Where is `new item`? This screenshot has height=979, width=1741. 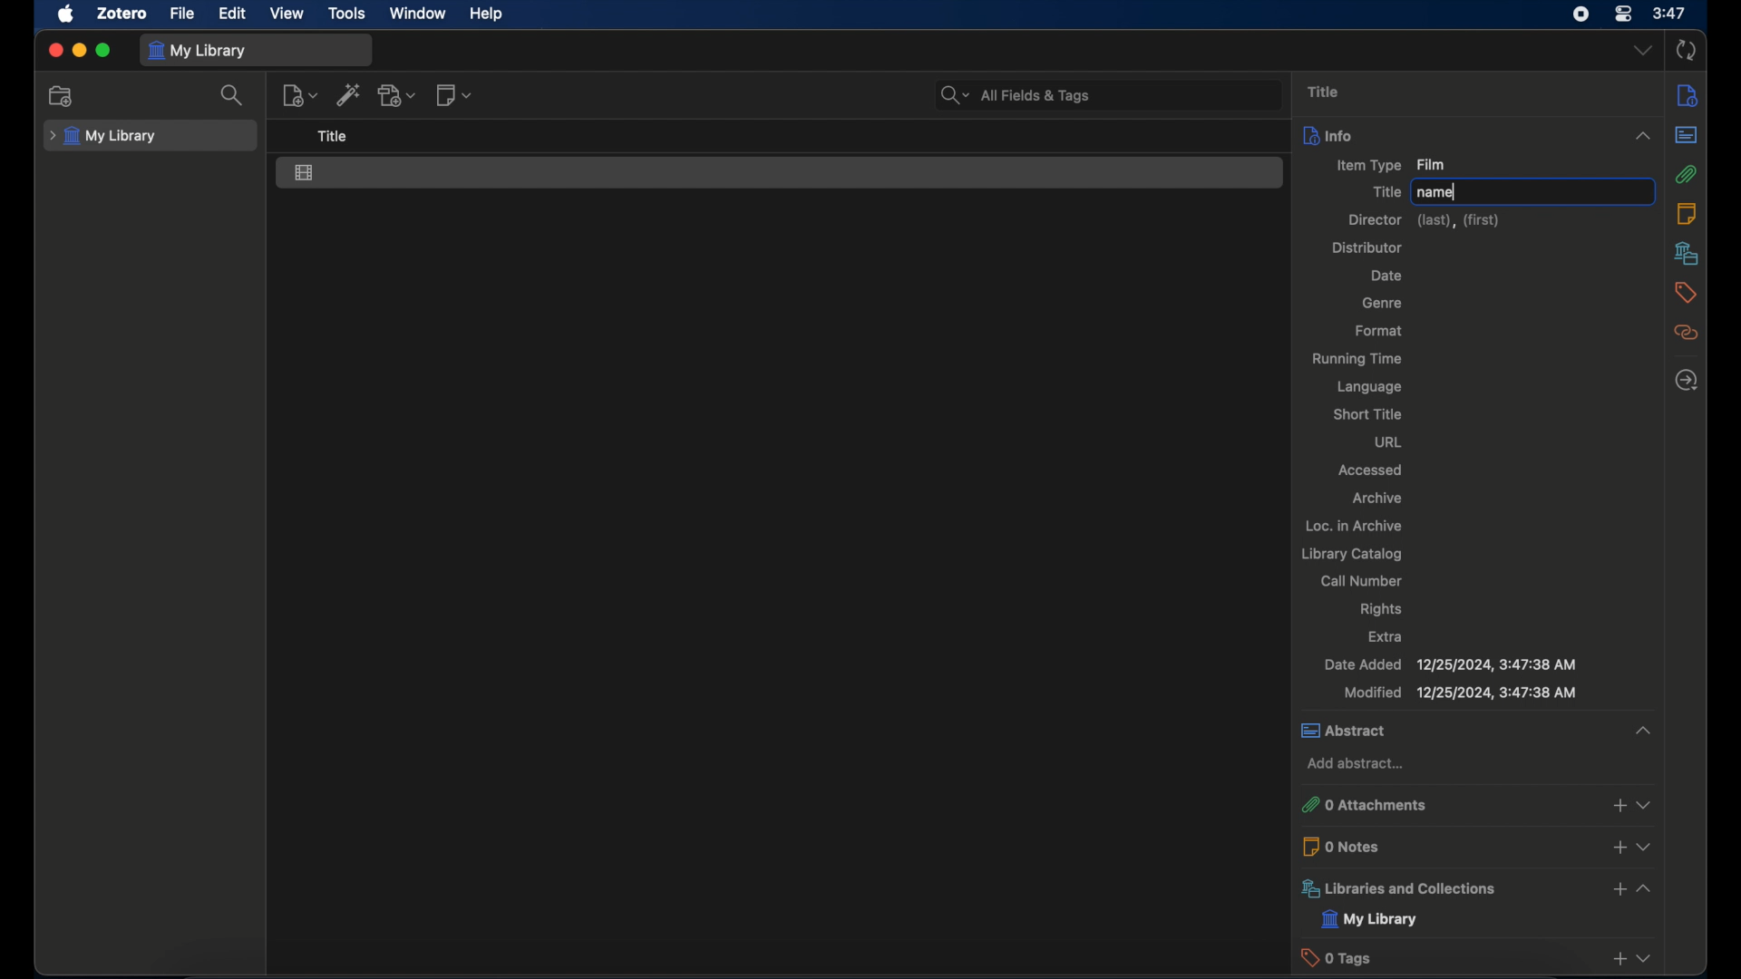 new item is located at coordinates (298, 95).